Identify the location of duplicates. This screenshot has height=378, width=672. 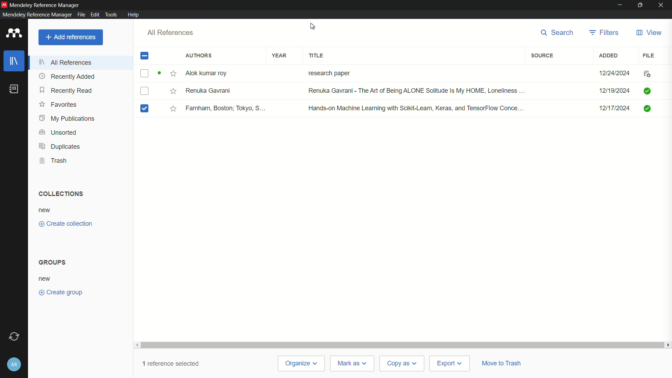
(61, 147).